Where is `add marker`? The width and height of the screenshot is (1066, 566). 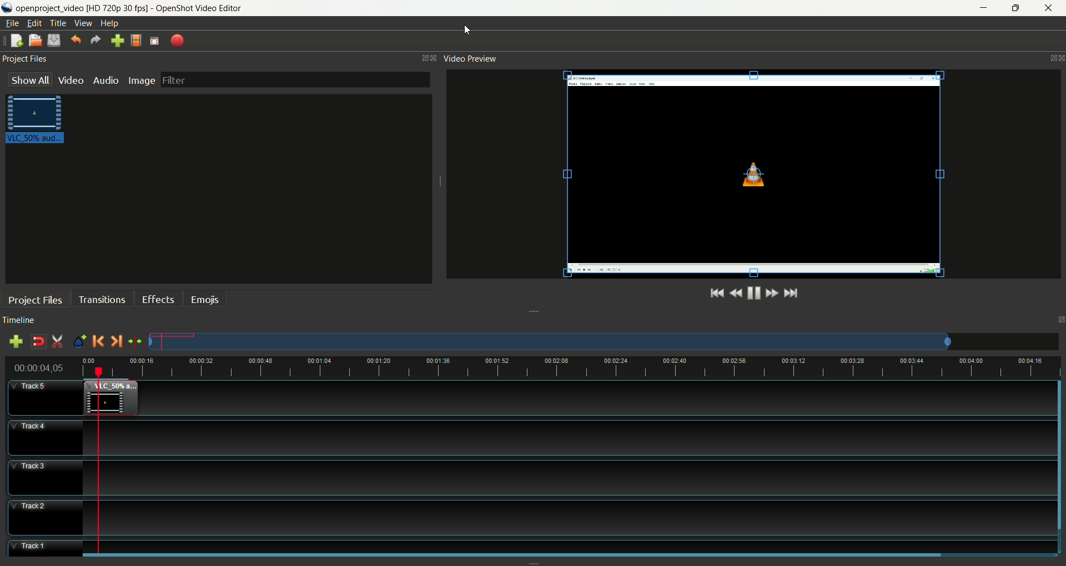
add marker is located at coordinates (81, 342).